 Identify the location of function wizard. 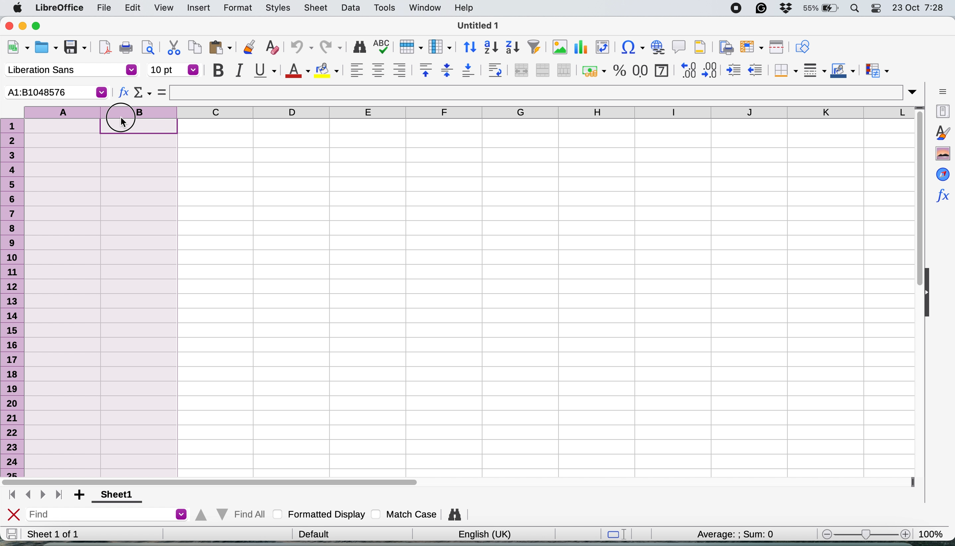
(942, 195).